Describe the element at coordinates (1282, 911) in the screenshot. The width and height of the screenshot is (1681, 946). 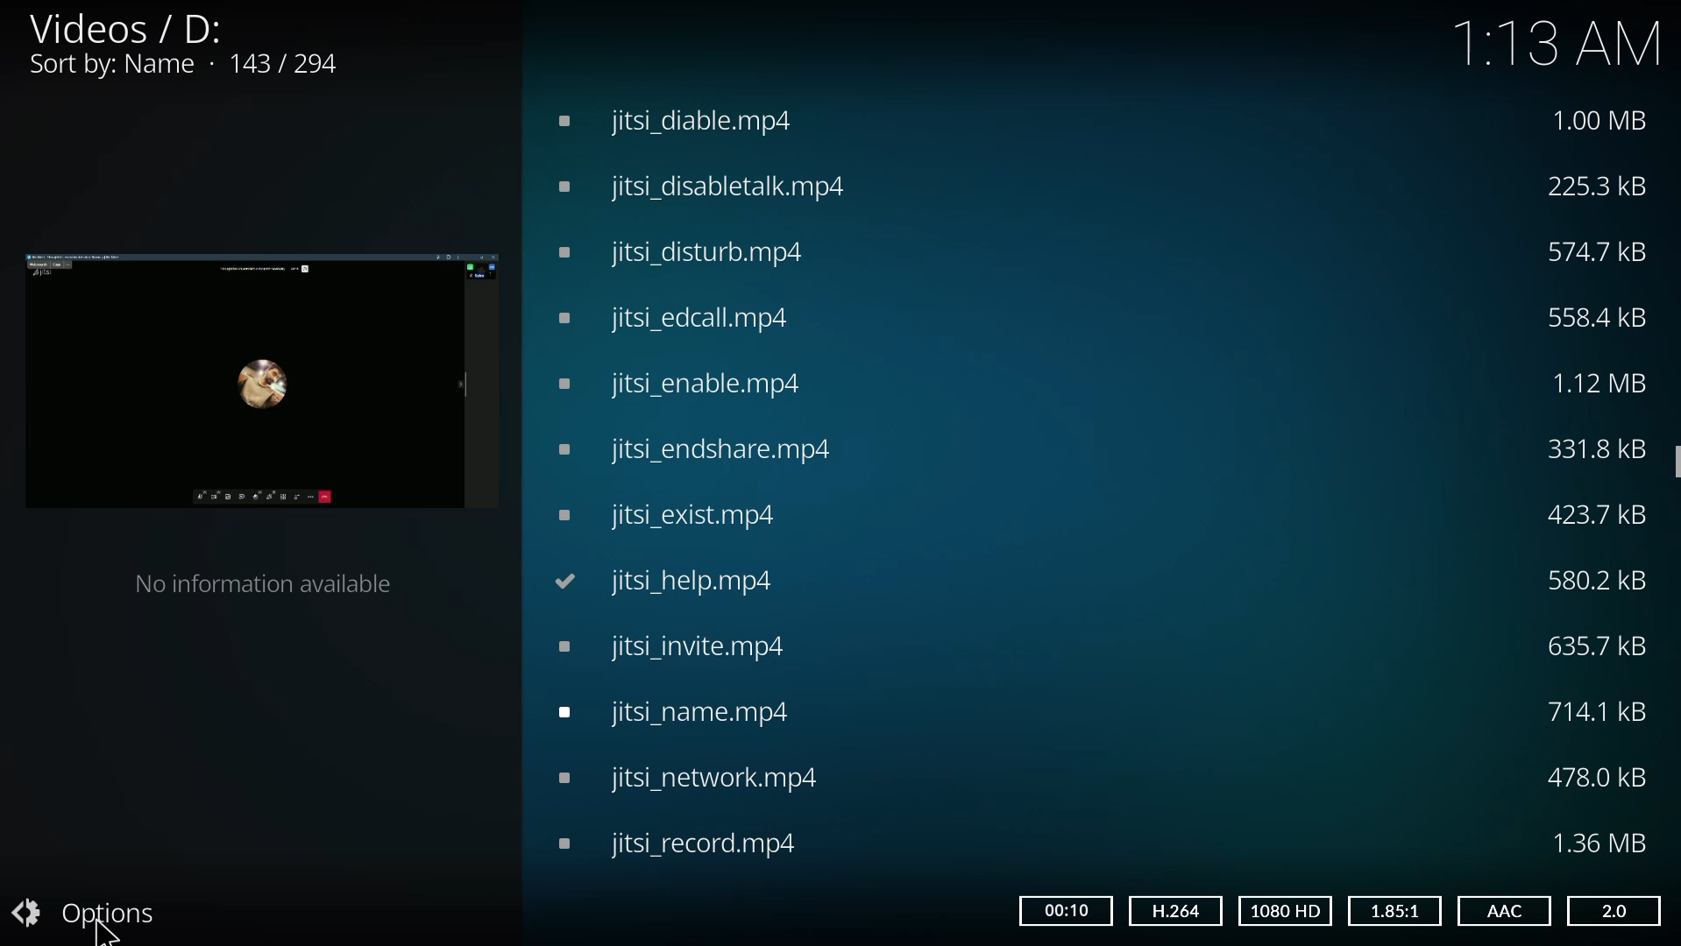
I see `hd` at that location.